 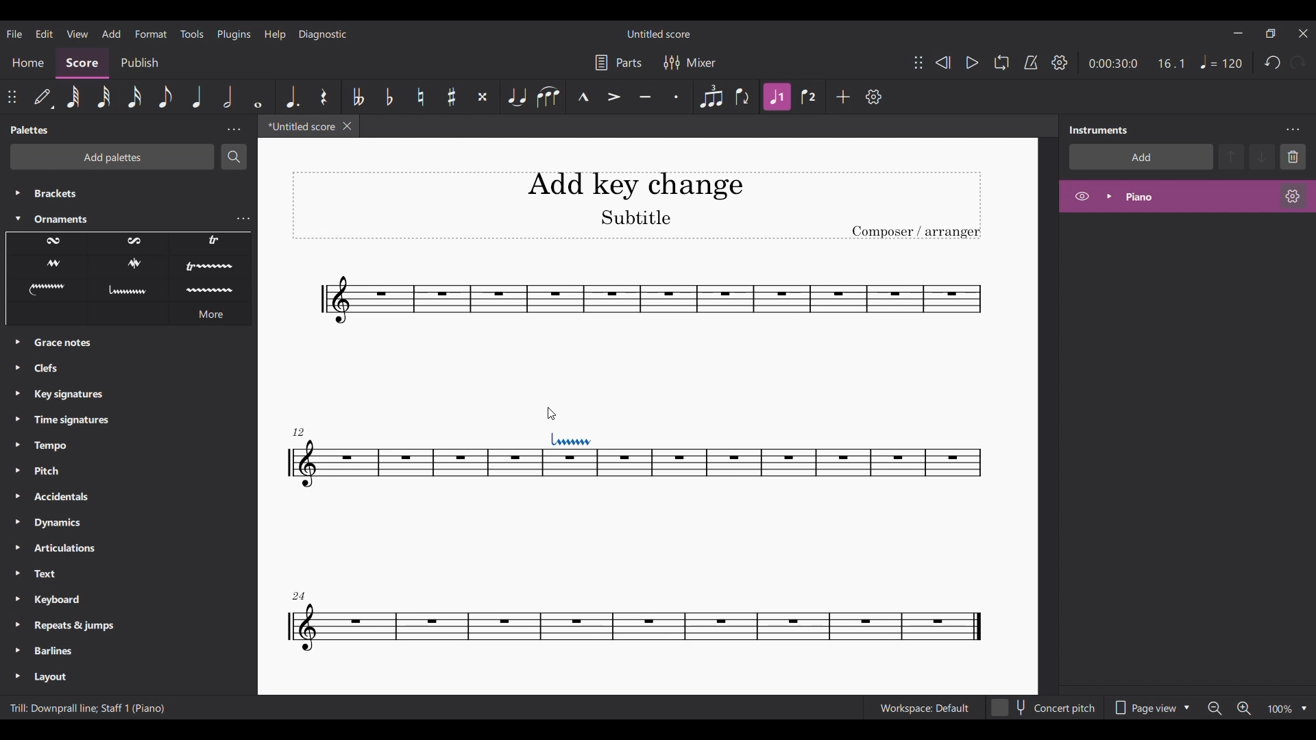 I want to click on Augmentation dot, so click(x=292, y=97).